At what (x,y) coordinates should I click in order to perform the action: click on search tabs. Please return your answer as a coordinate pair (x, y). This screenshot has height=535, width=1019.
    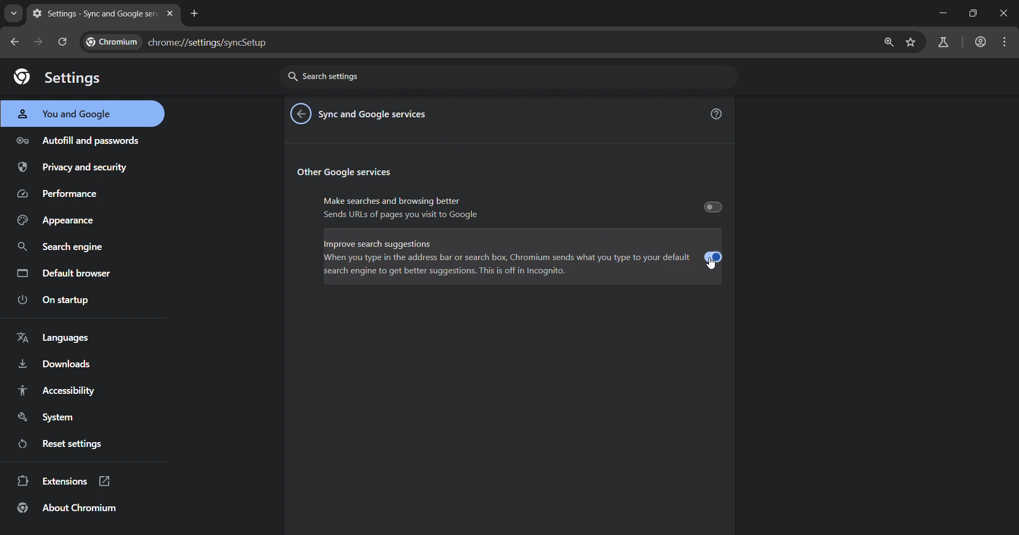
    Looking at the image, I should click on (13, 13).